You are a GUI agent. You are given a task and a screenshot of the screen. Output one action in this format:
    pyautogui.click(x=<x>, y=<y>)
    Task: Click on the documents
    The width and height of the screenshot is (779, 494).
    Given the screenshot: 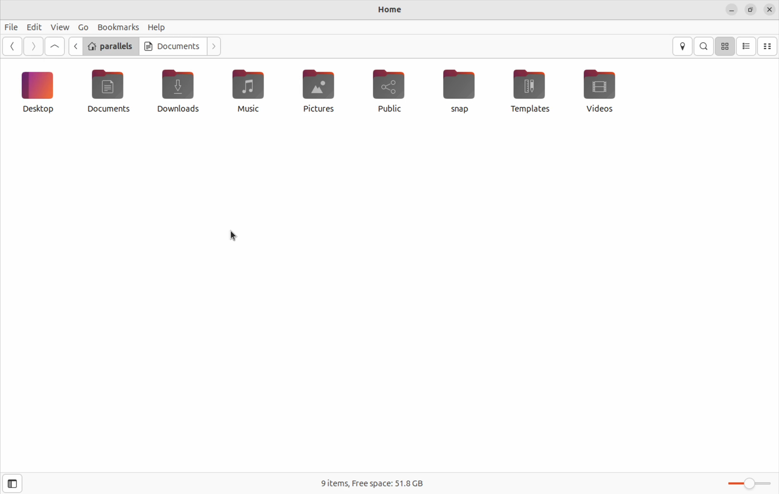 What is the action you would take?
    pyautogui.click(x=107, y=90)
    